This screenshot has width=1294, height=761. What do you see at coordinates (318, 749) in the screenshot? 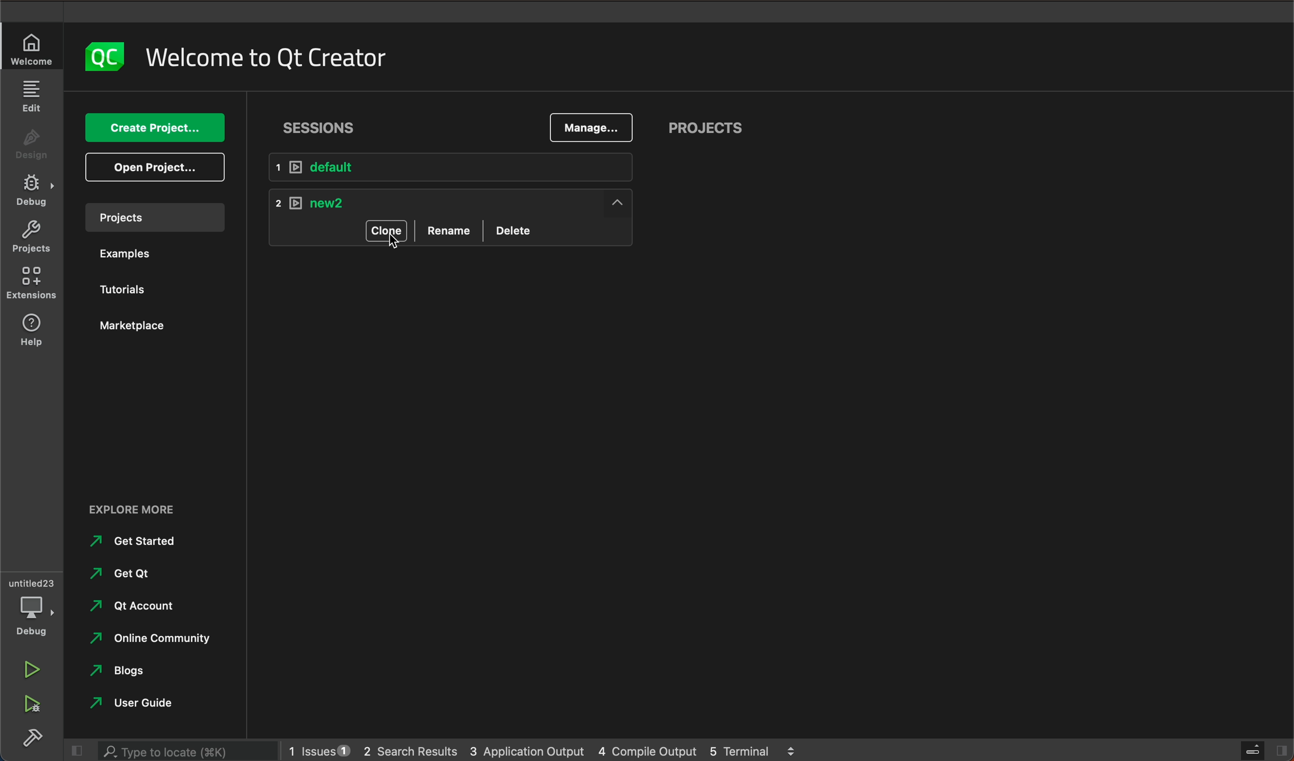
I see `issues` at bounding box center [318, 749].